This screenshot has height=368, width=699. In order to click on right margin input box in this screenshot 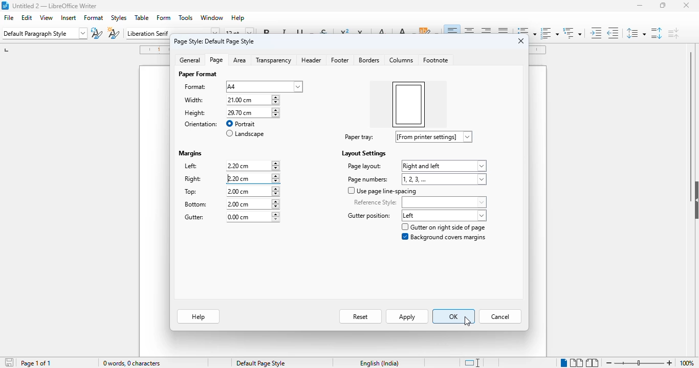, I will do `click(246, 178)`.